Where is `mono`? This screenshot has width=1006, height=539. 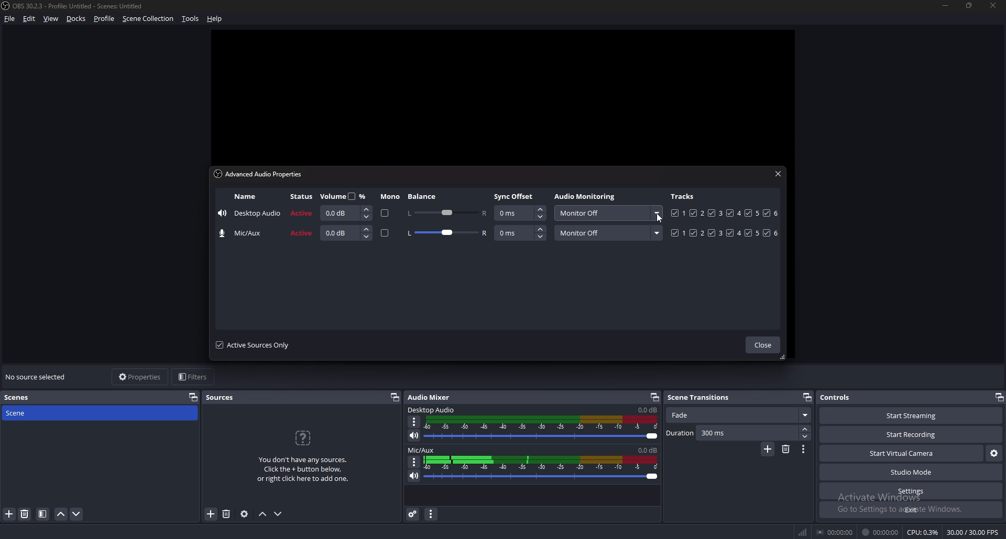 mono is located at coordinates (390, 197).